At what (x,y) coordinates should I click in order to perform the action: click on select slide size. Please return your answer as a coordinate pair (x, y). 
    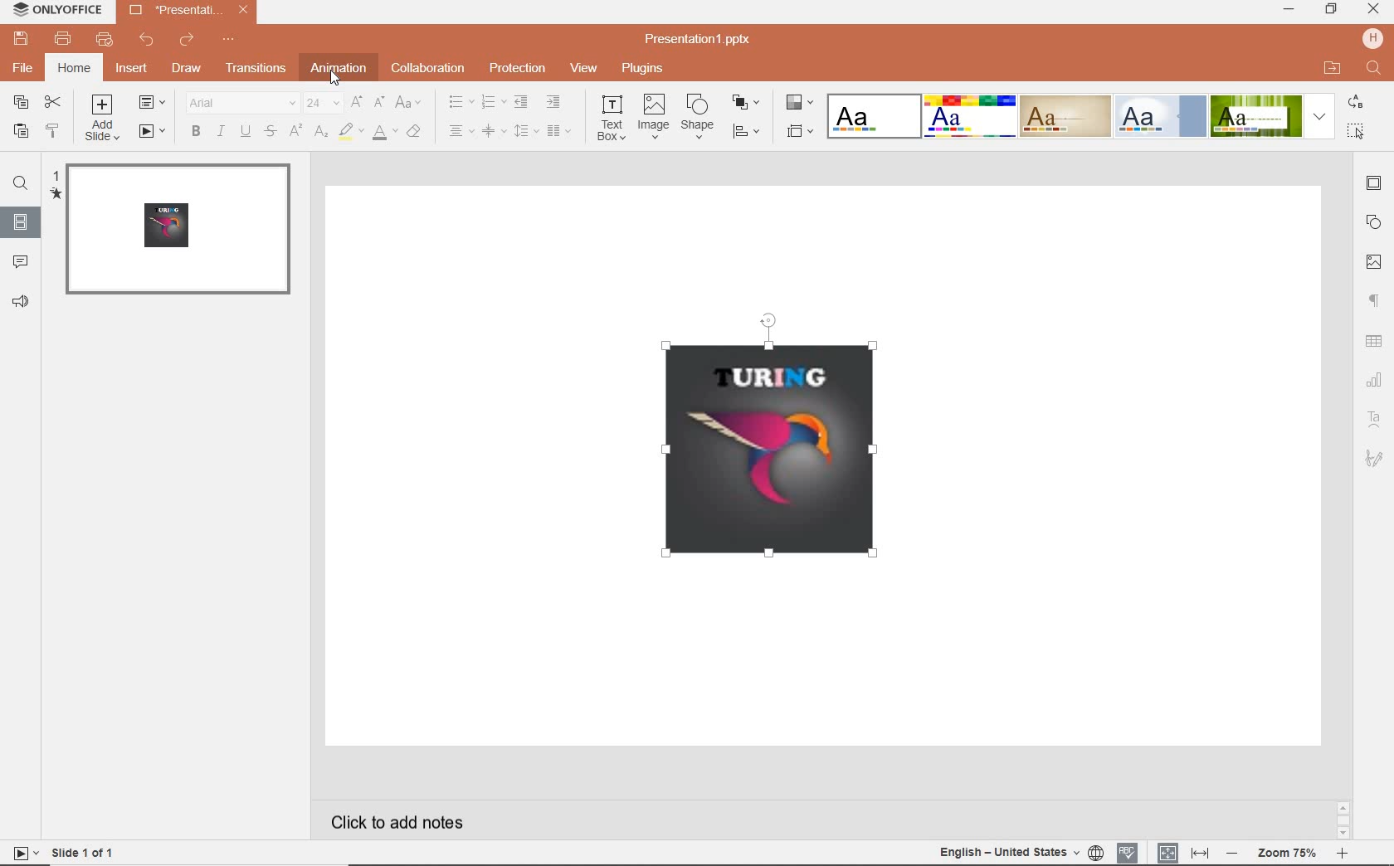
    Looking at the image, I should click on (800, 132).